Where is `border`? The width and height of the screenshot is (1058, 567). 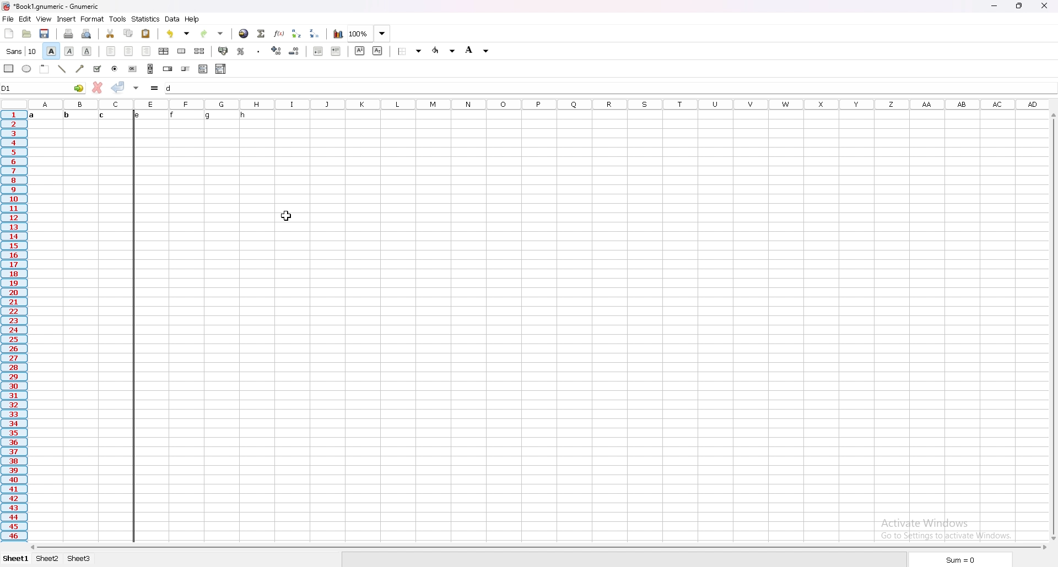
border is located at coordinates (412, 51).